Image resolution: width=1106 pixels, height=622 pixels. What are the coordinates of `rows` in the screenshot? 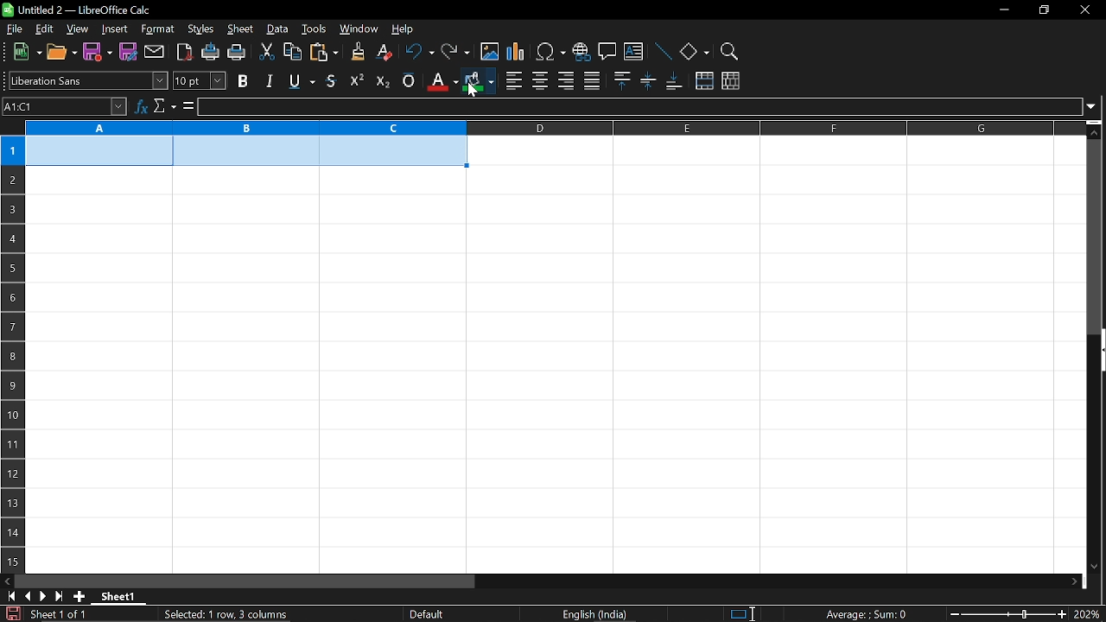 It's located at (10, 334).